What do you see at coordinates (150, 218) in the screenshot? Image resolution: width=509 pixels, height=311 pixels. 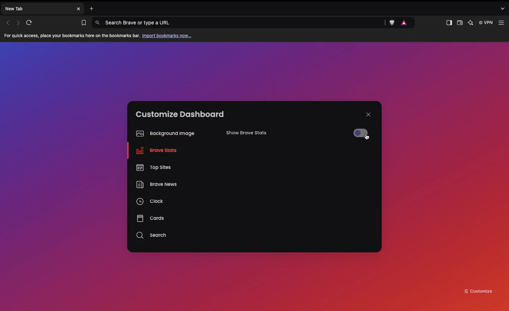 I see `Cards` at bounding box center [150, 218].